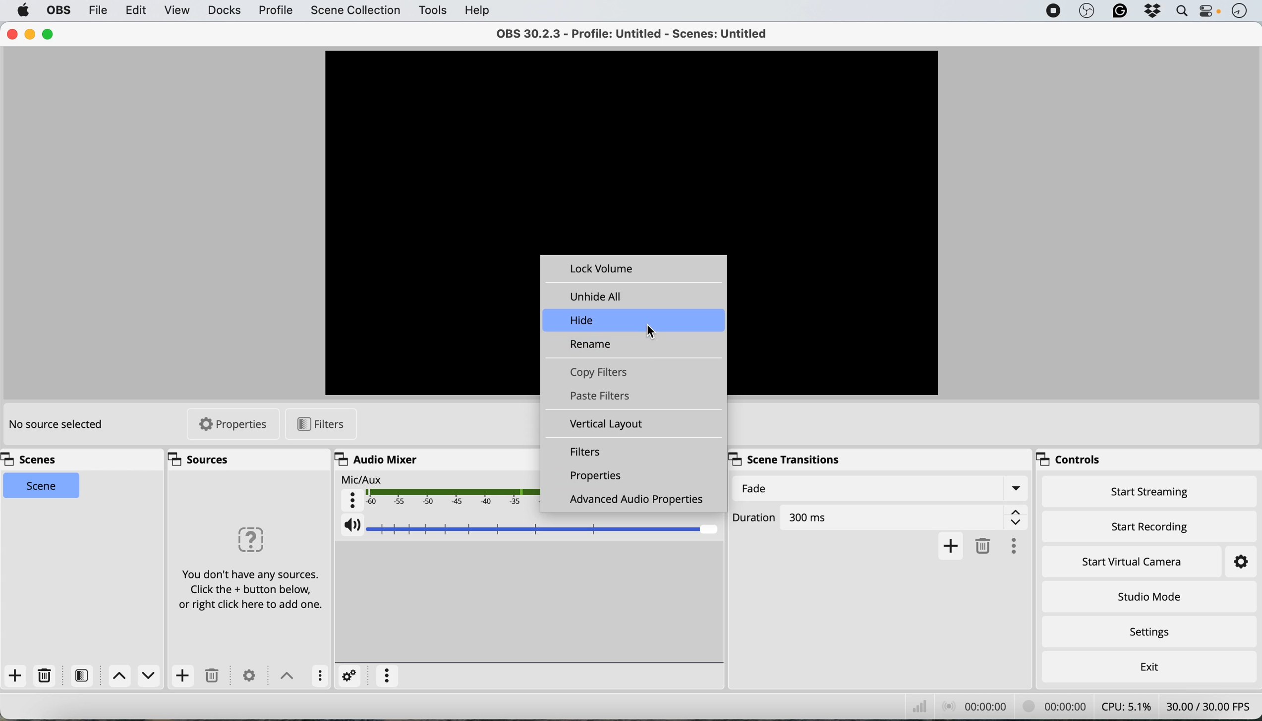 This screenshot has height=721, width=1262. I want to click on add source, so click(183, 677).